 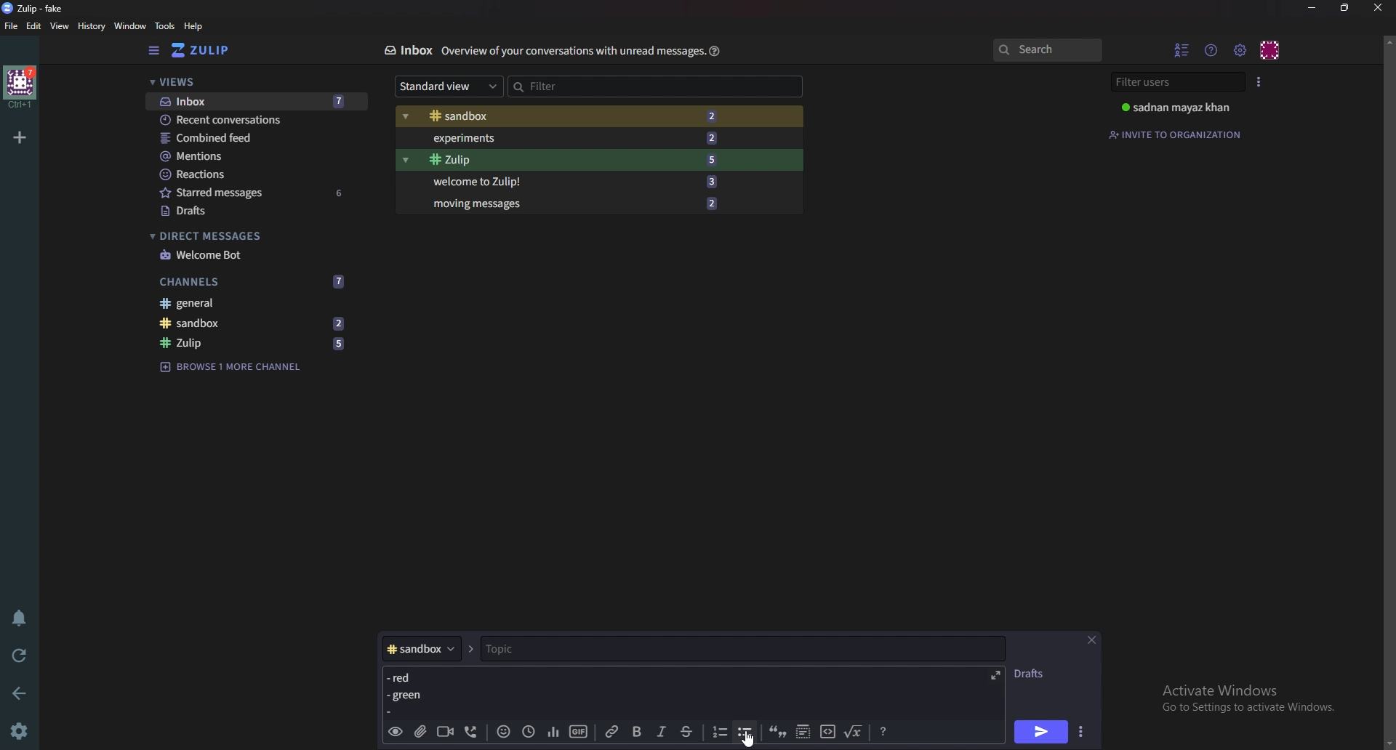 What do you see at coordinates (211, 50) in the screenshot?
I see `Home view` at bounding box center [211, 50].